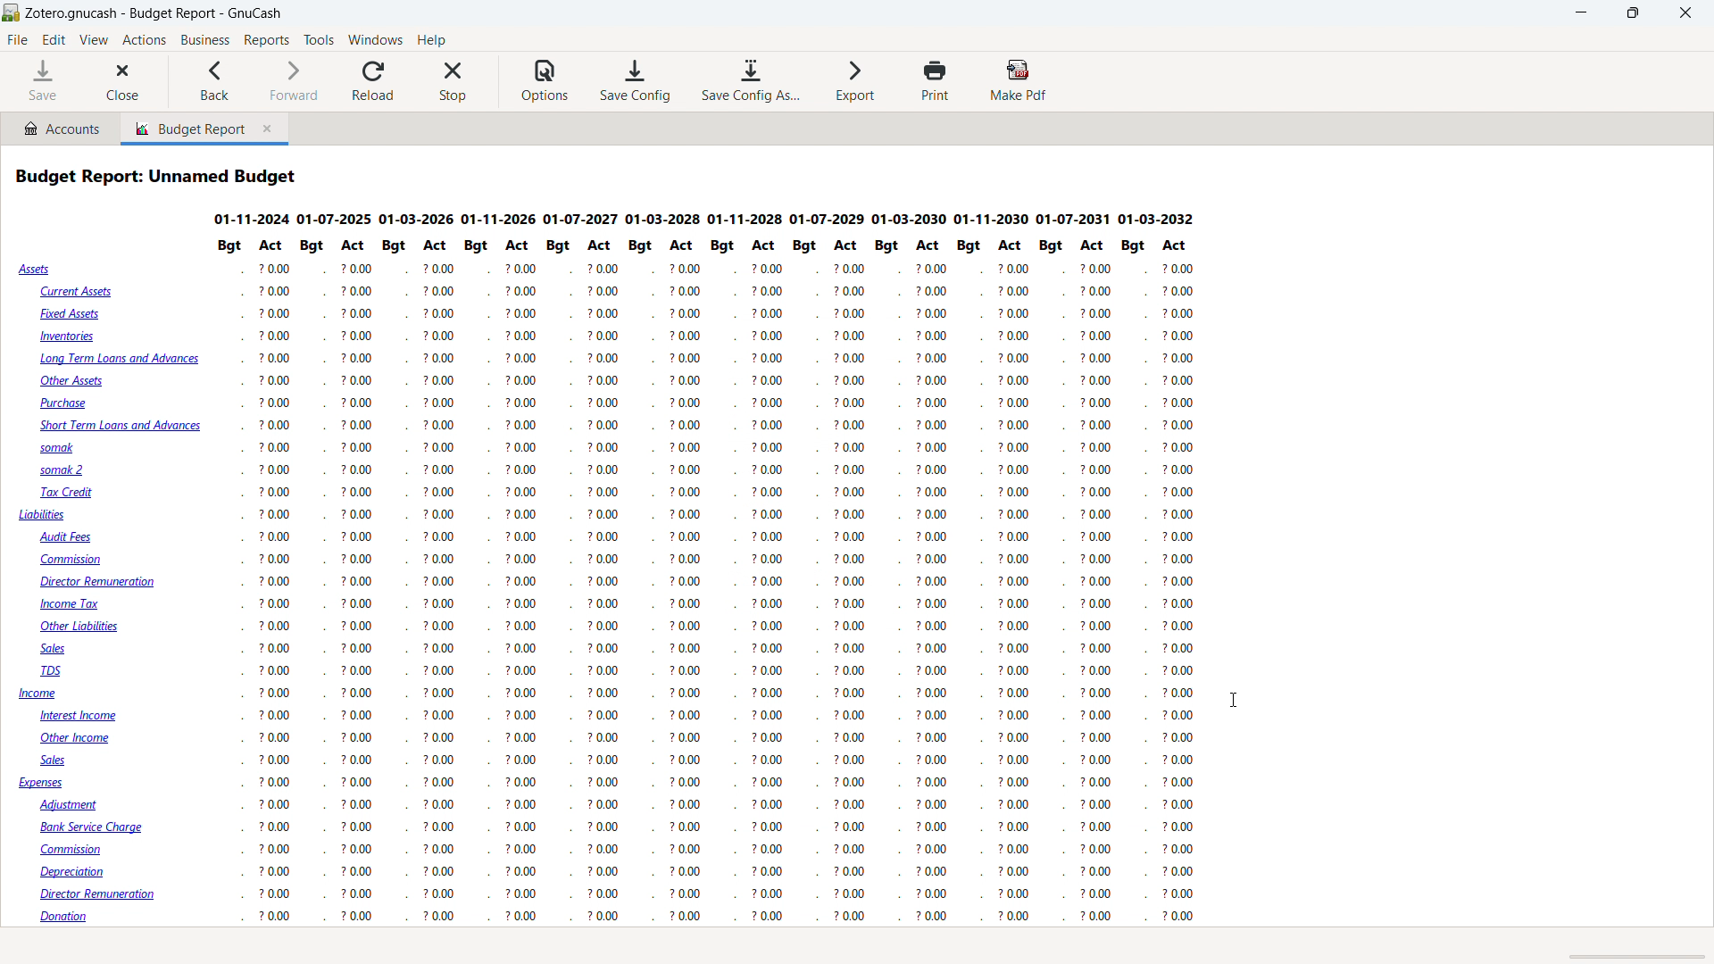 The width and height of the screenshot is (1714, 964). What do you see at coordinates (320, 40) in the screenshot?
I see `tools` at bounding box center [320, 40].